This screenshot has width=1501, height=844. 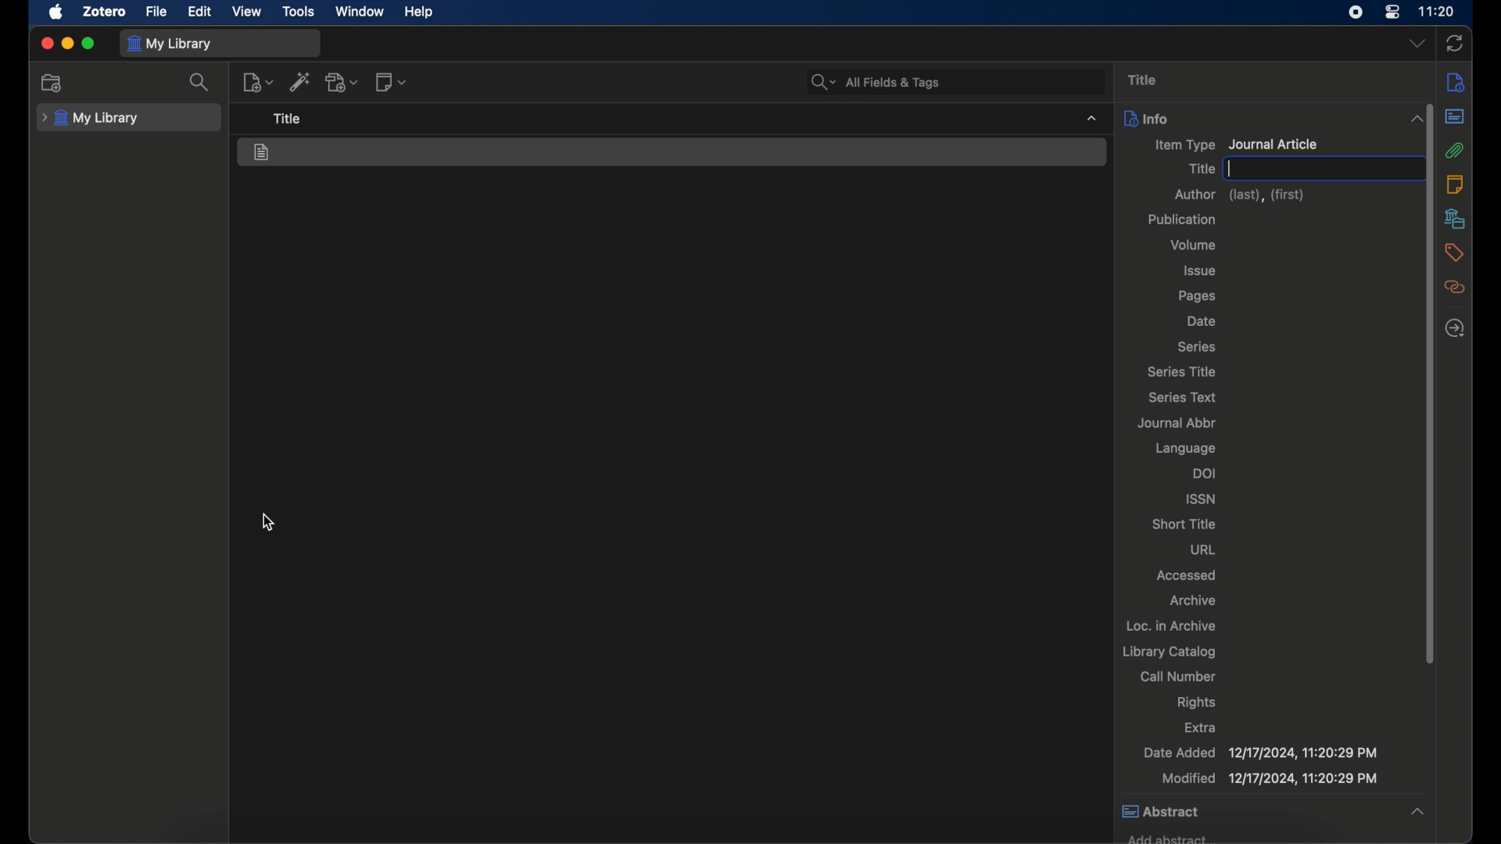 What do you see at coordinates (1455, 116) in the screenshot?
I see `abstract` at bounding box center [1455, 116].